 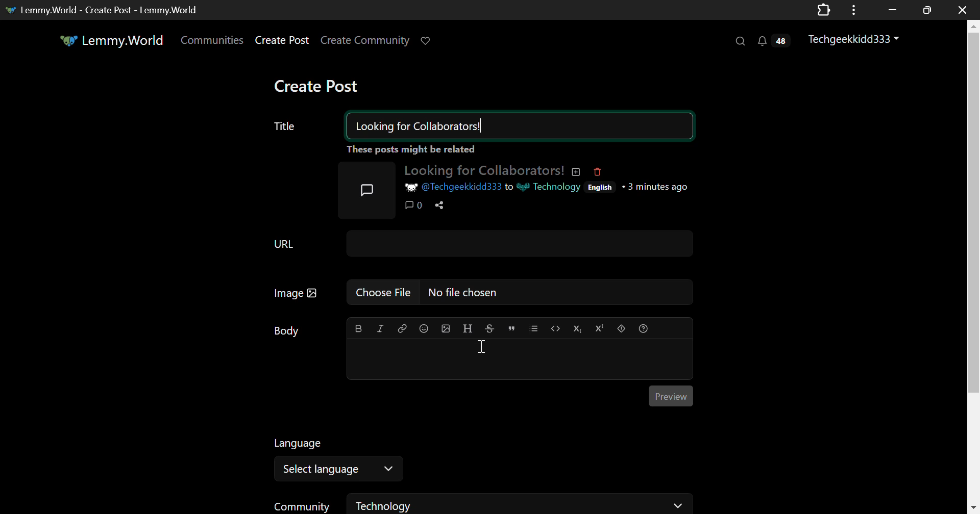 What do you see at coordinates (413, 205) in the screenshot?
I see `Comments` at bounding box center [413, 205].